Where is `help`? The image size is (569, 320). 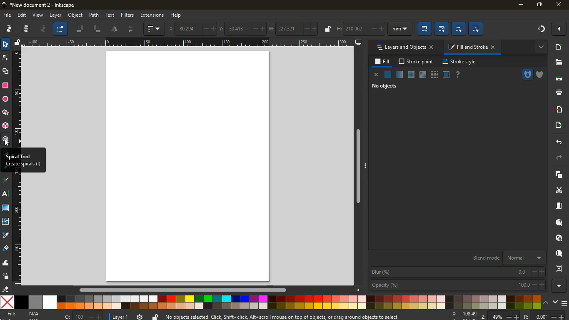
help is located at coordinates (180, 15).